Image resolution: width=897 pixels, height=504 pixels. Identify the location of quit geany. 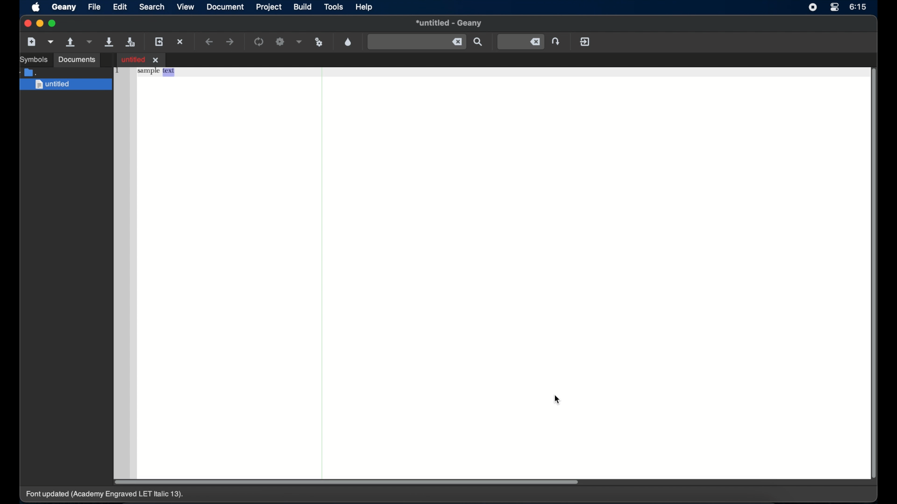
(585, 42).